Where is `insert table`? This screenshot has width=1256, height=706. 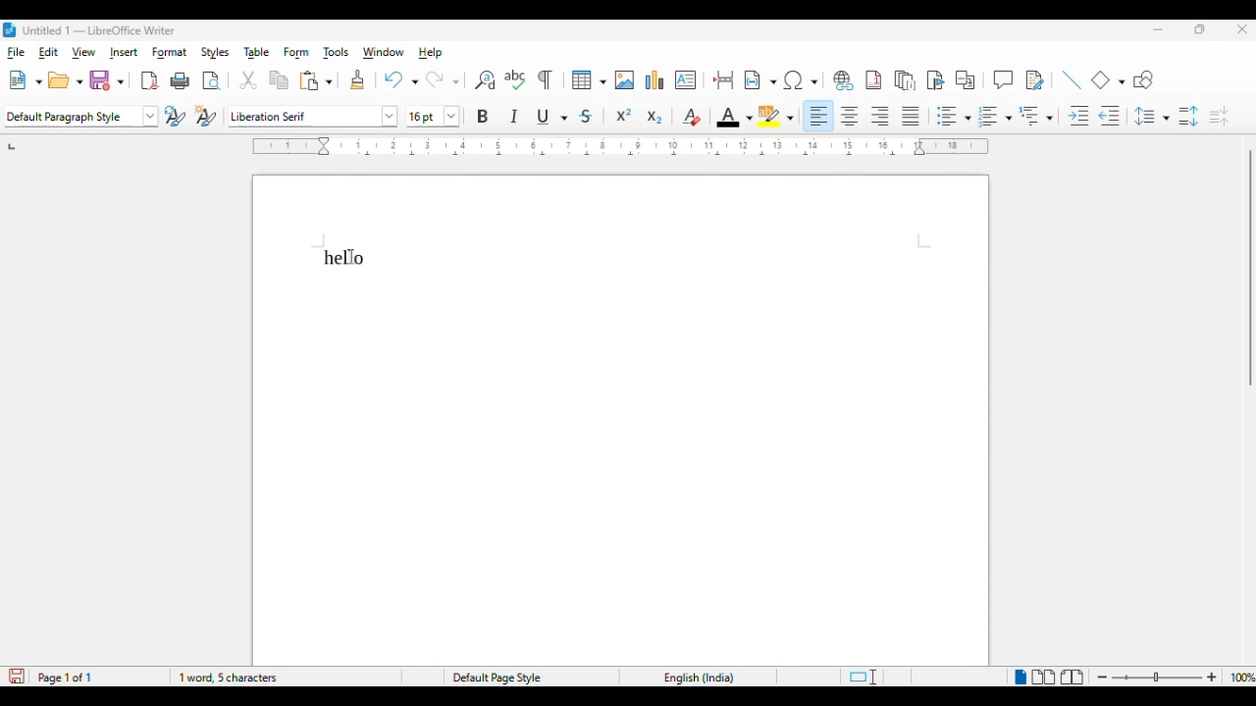 insert table is located at coordinates (589, 80).